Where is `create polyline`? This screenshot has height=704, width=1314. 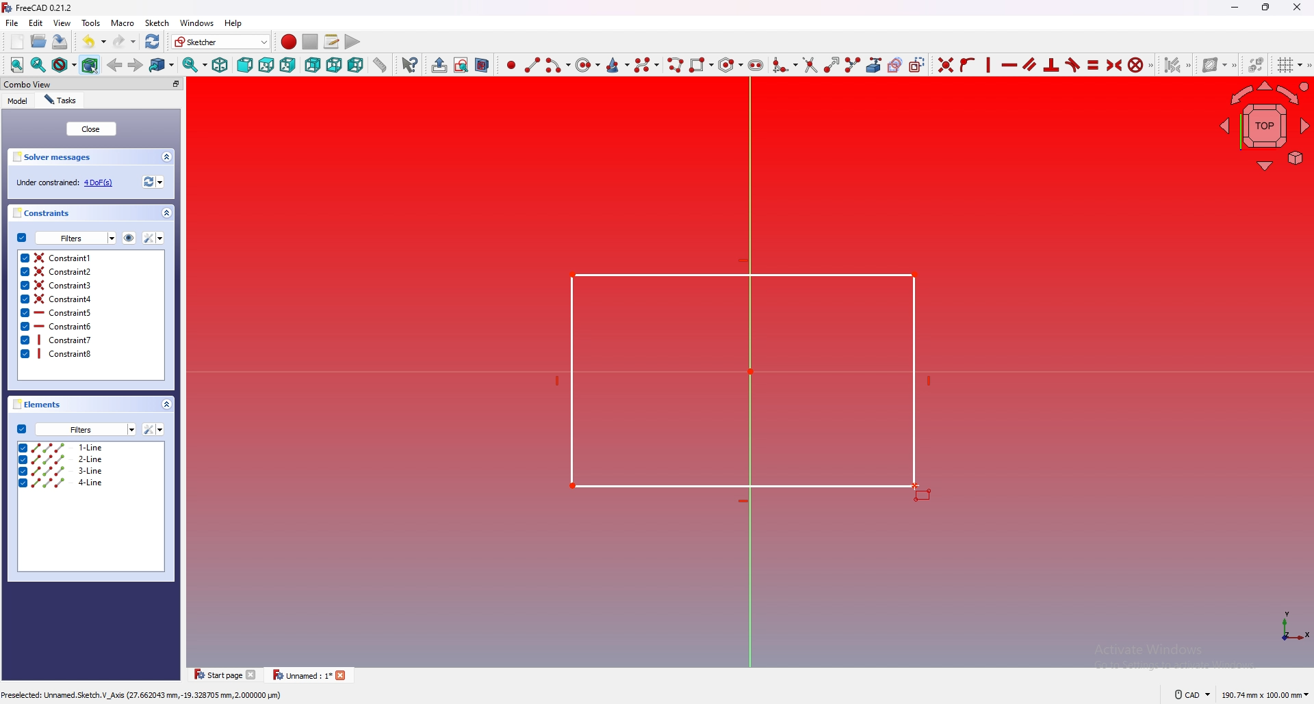
create polyline is located at coordinates (676, 65).